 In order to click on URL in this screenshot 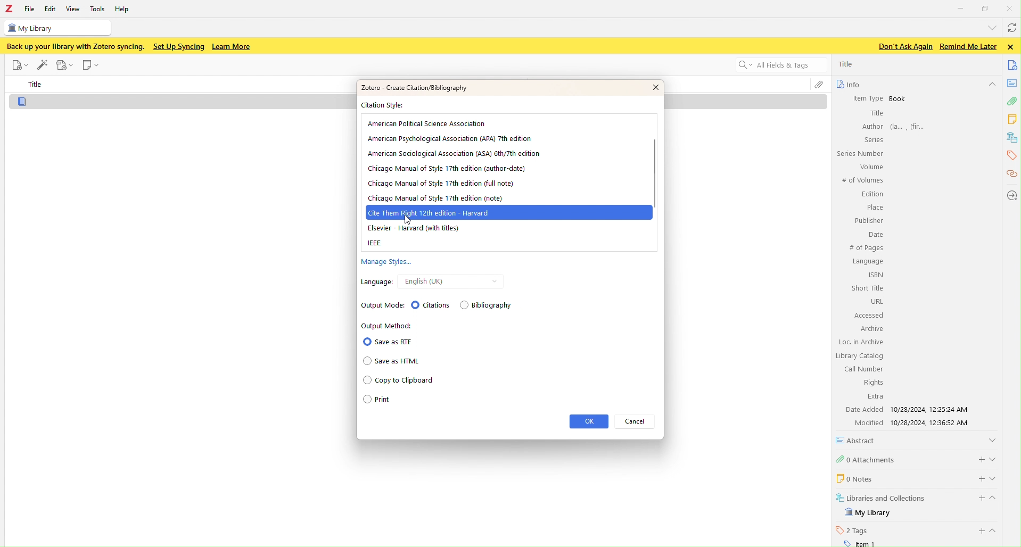, I will do `click(876, 301)`.